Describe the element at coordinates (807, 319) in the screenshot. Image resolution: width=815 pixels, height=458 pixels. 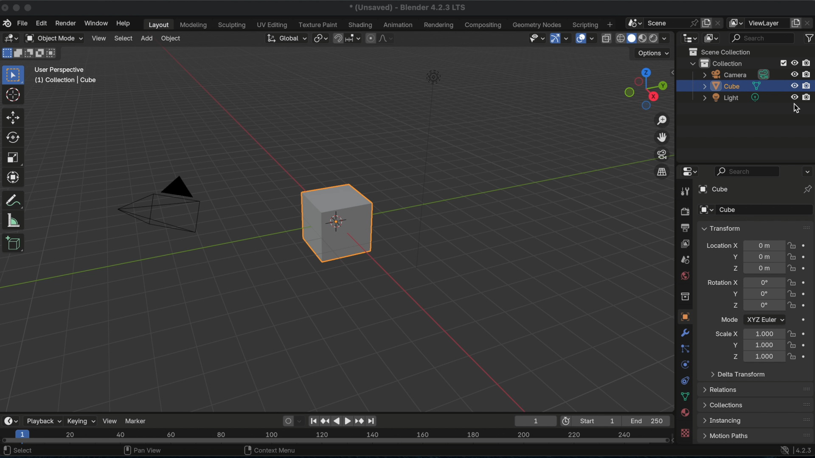
I see `animate property` at that location.